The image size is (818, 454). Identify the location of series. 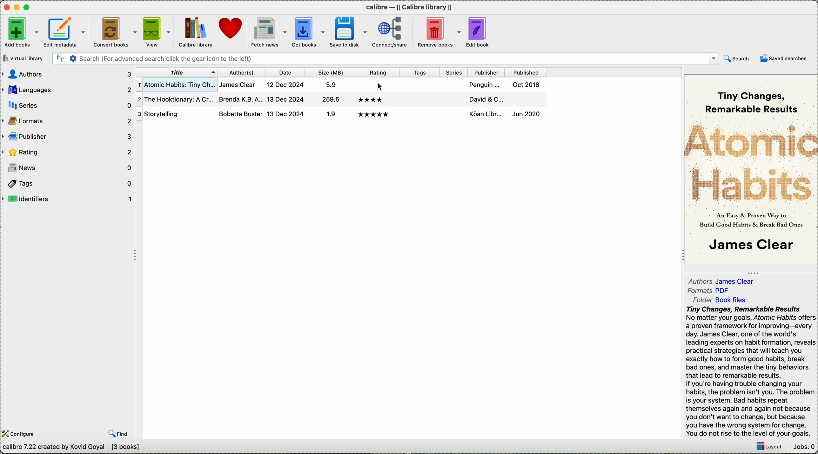
(453, 115).